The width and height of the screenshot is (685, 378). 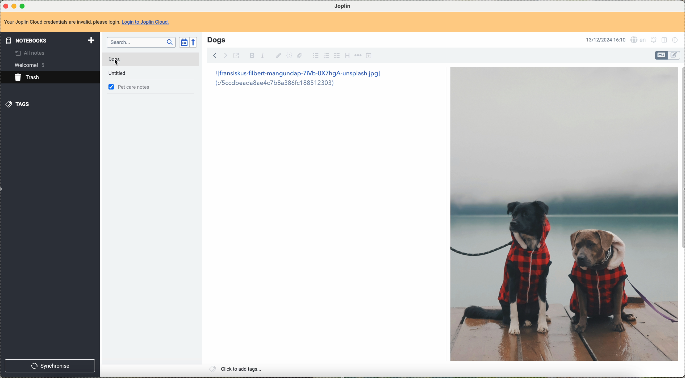 I want to click on code, so click(x=289, y=56).